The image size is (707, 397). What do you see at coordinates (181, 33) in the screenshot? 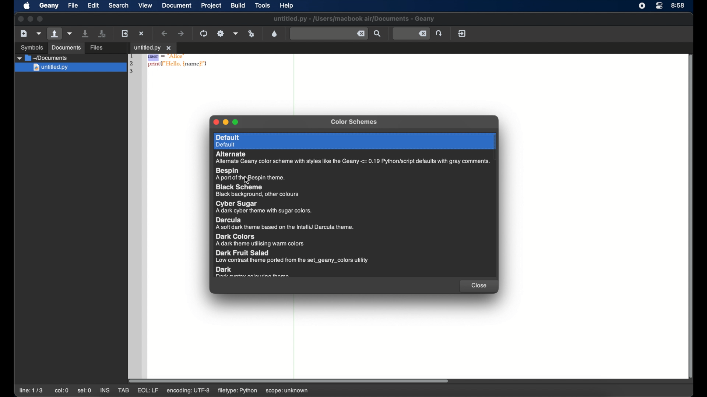
I see `navigate forward a location` at bounding box center [181, 33].